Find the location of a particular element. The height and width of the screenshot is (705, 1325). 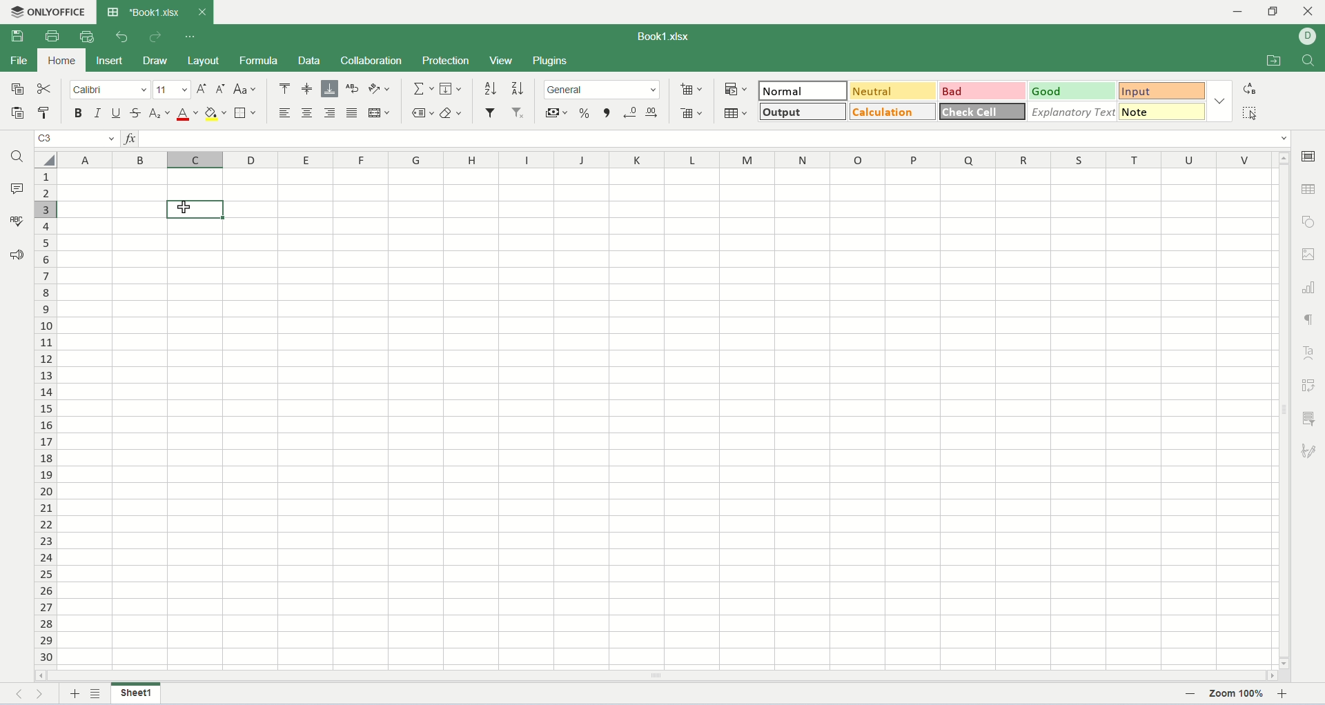

text art settings is located at coordinates (1310, 352).